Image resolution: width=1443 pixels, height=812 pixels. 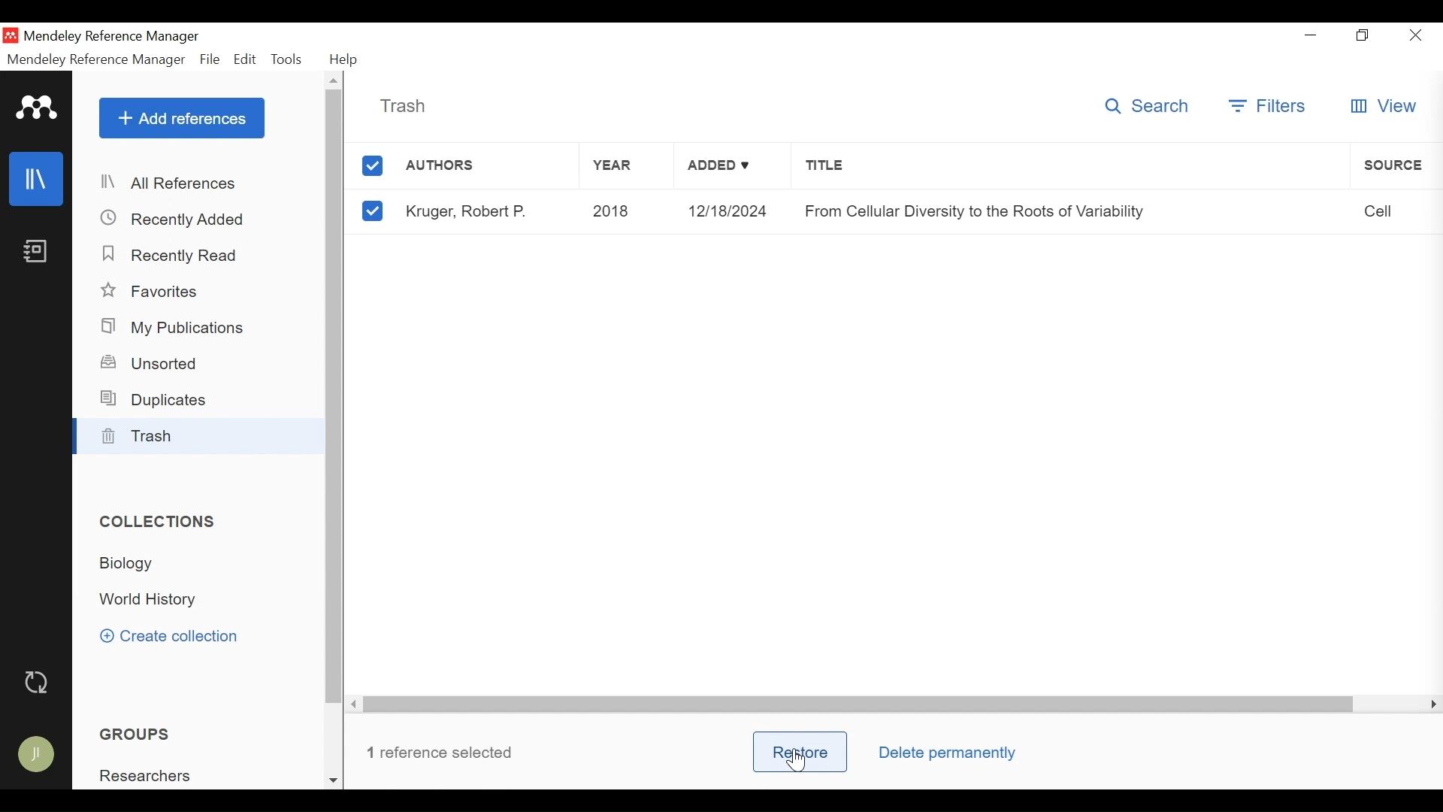 I want to click on Filters, so click(x=1266, y=108).